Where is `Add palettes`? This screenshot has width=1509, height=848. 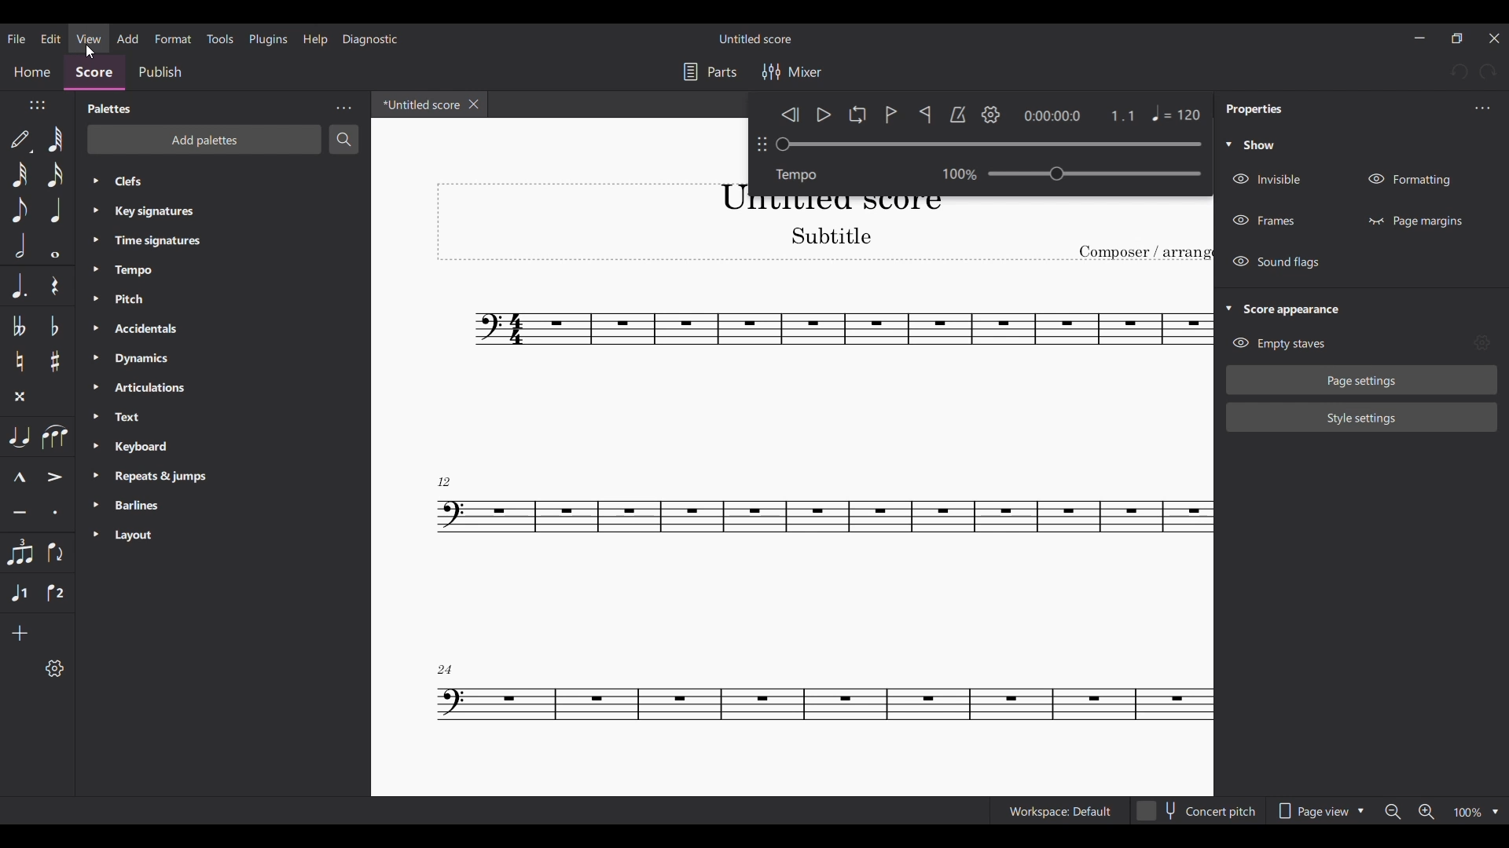 Add palettes is located at coordinates (204, 140).